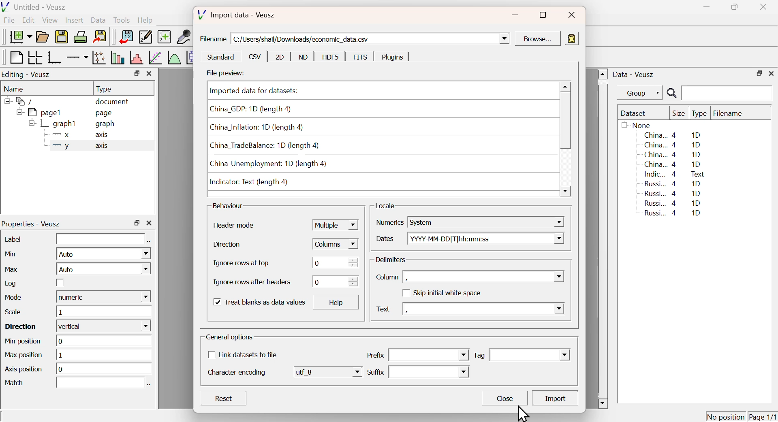 The height and width of the screenshot is (422, 778). I want to click on General options, so click(229, 337).